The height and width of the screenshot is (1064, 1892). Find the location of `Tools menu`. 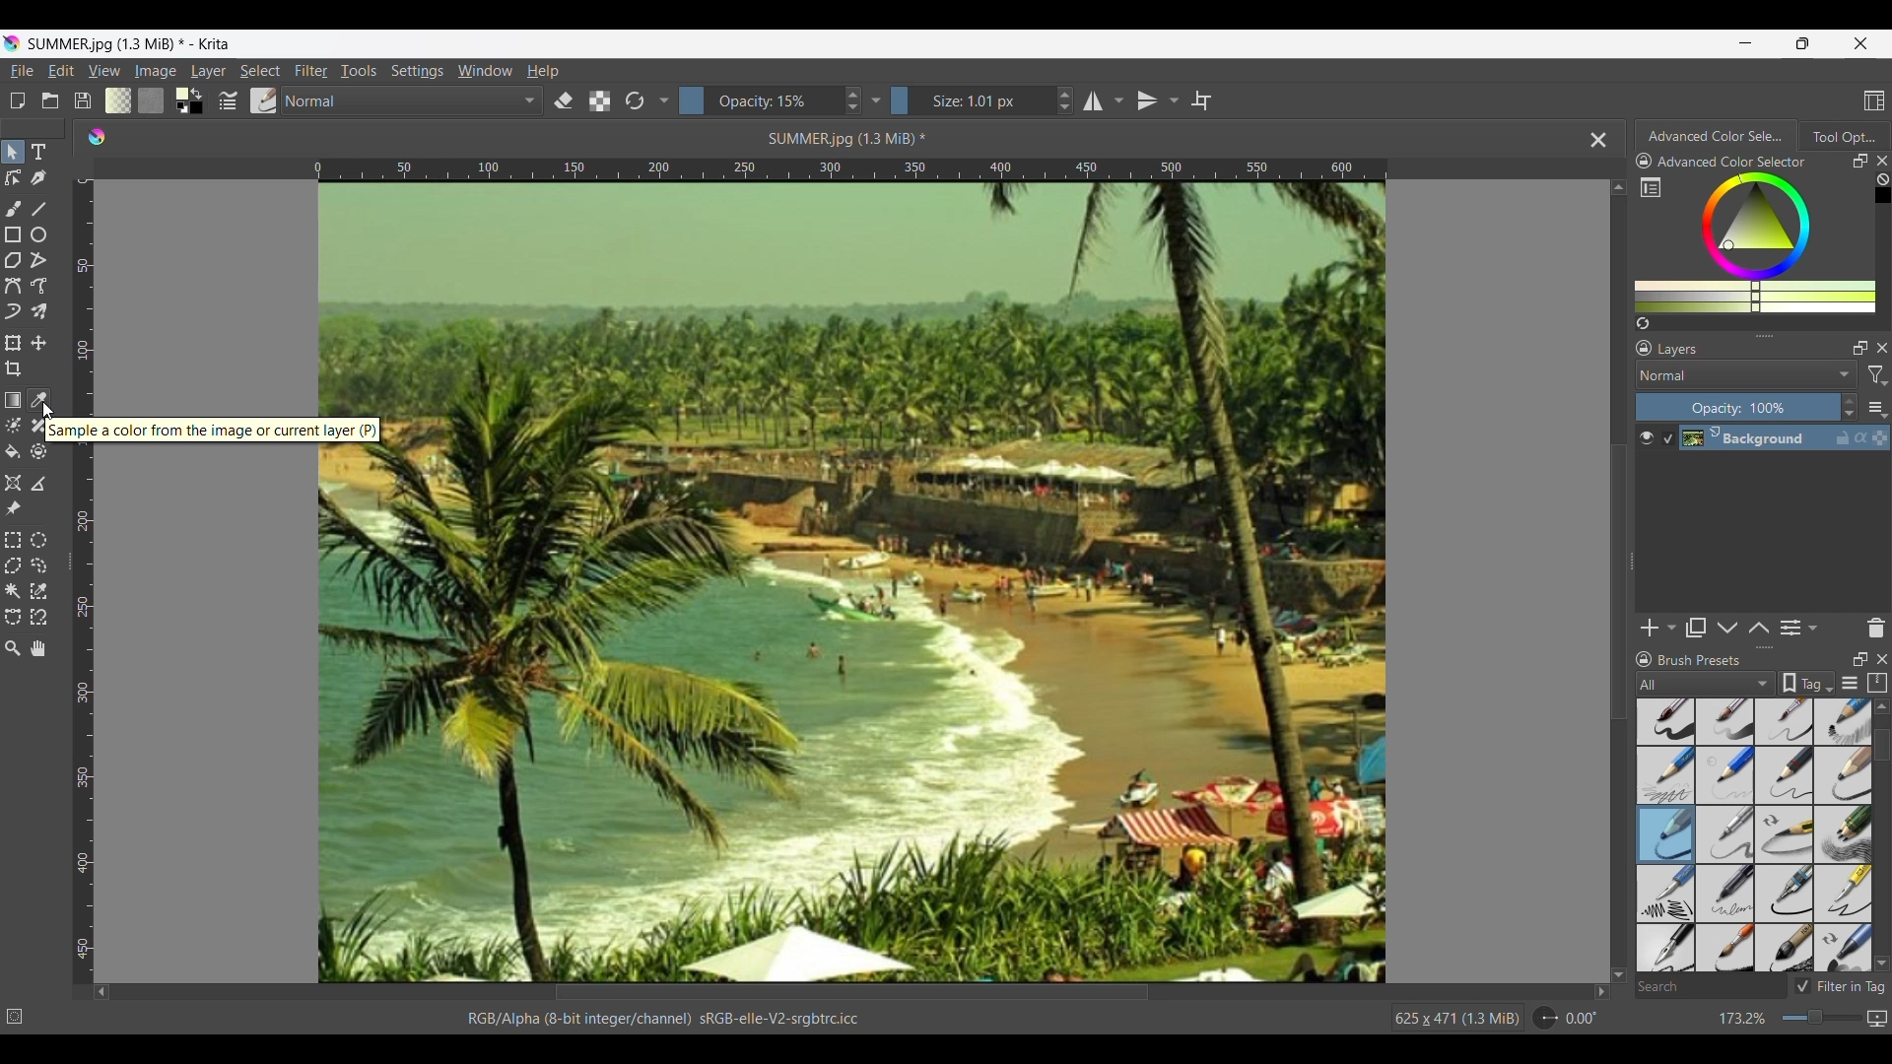

Tools menu is located at coordinates (358, 70).